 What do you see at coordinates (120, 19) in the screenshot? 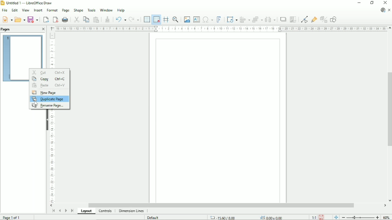
I see `Undo` at bounding box center [120, 19].